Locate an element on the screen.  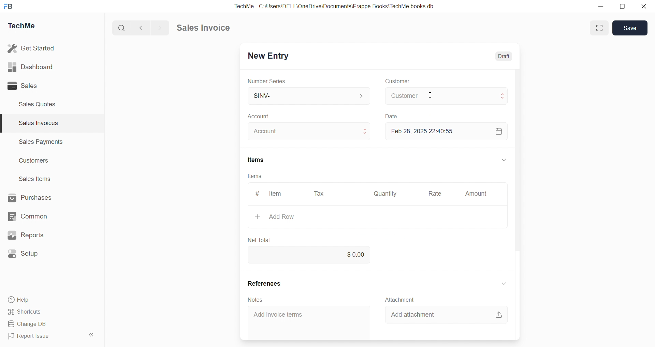
resize is located at coordinates (622, 7).